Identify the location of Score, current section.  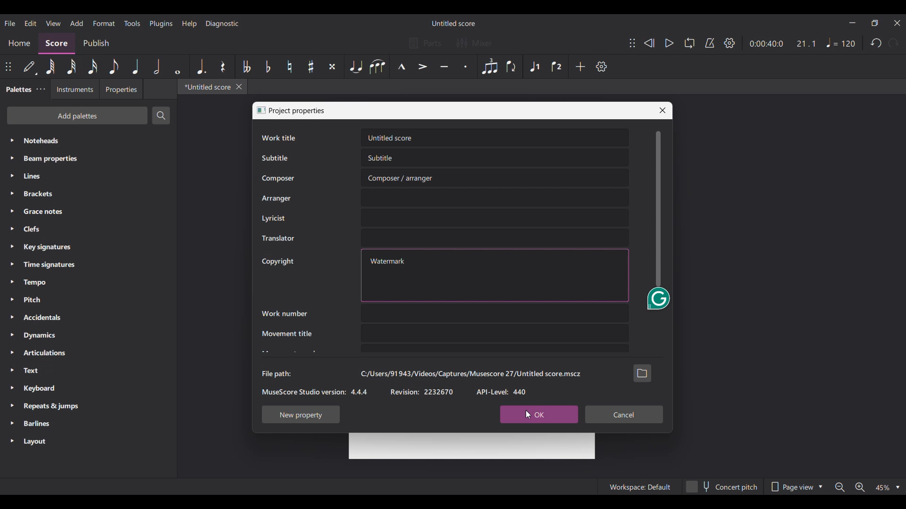
(57, 43).